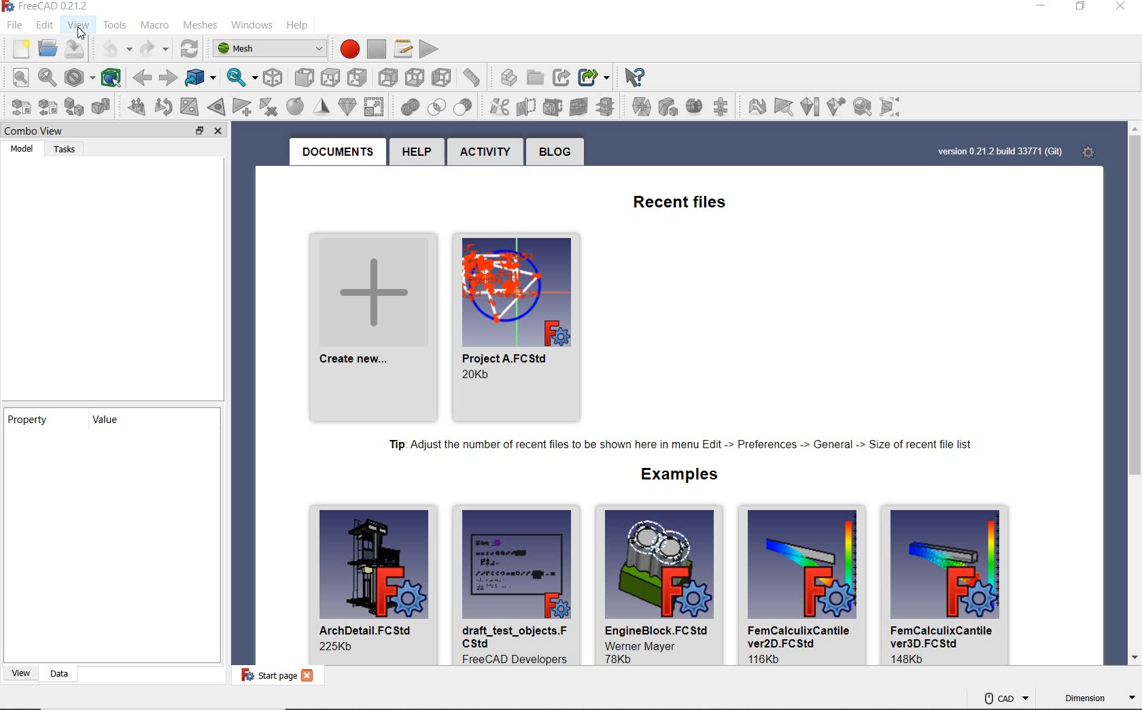  What do you see at coordinates (98, 105) in the screenshot?
I see `regular solid` at bounding box center [98, 105].